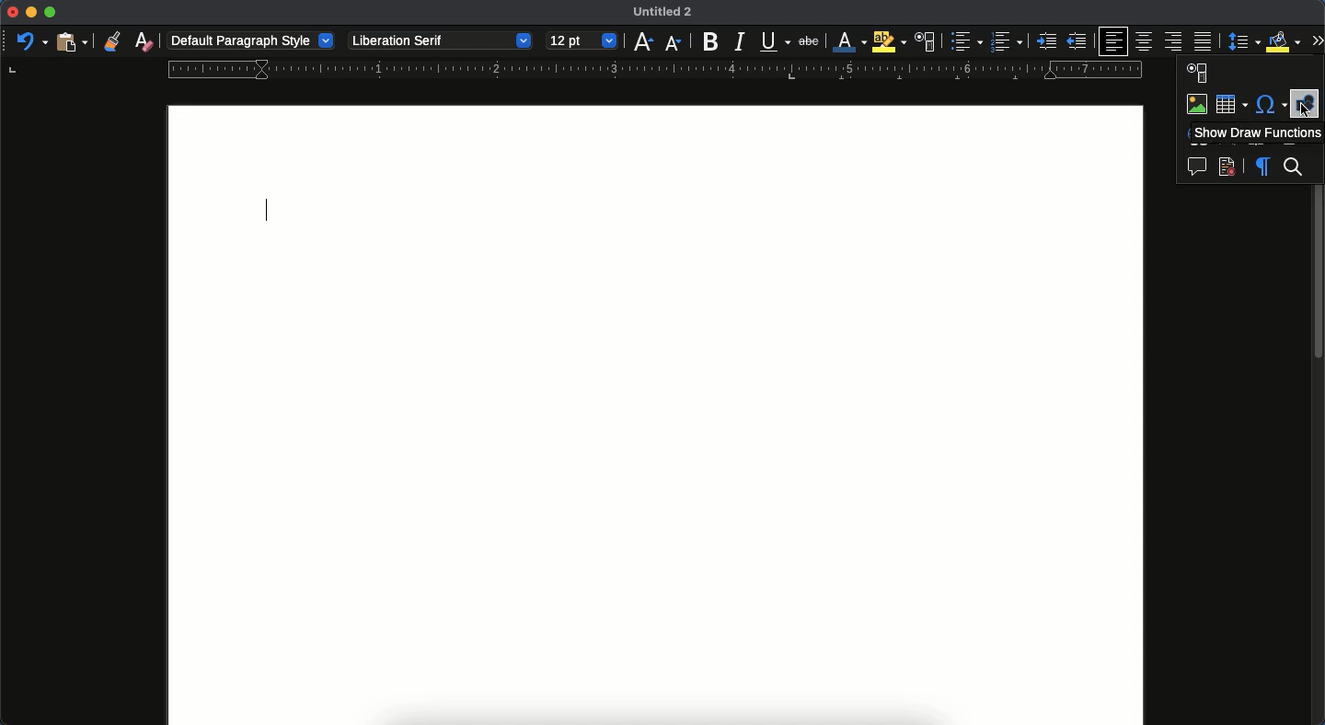 The image size is (1325, 725). Describe the element at coordinates (70, 41) in the screenshot. I see `paste` at that location.